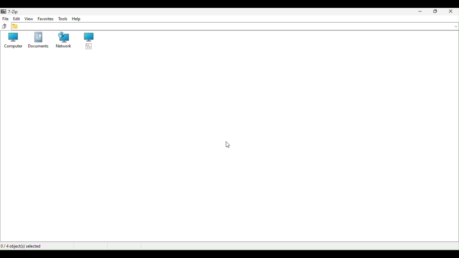 This screenshot has width=459, height=258. I want to click on Network, so click(61, 40).